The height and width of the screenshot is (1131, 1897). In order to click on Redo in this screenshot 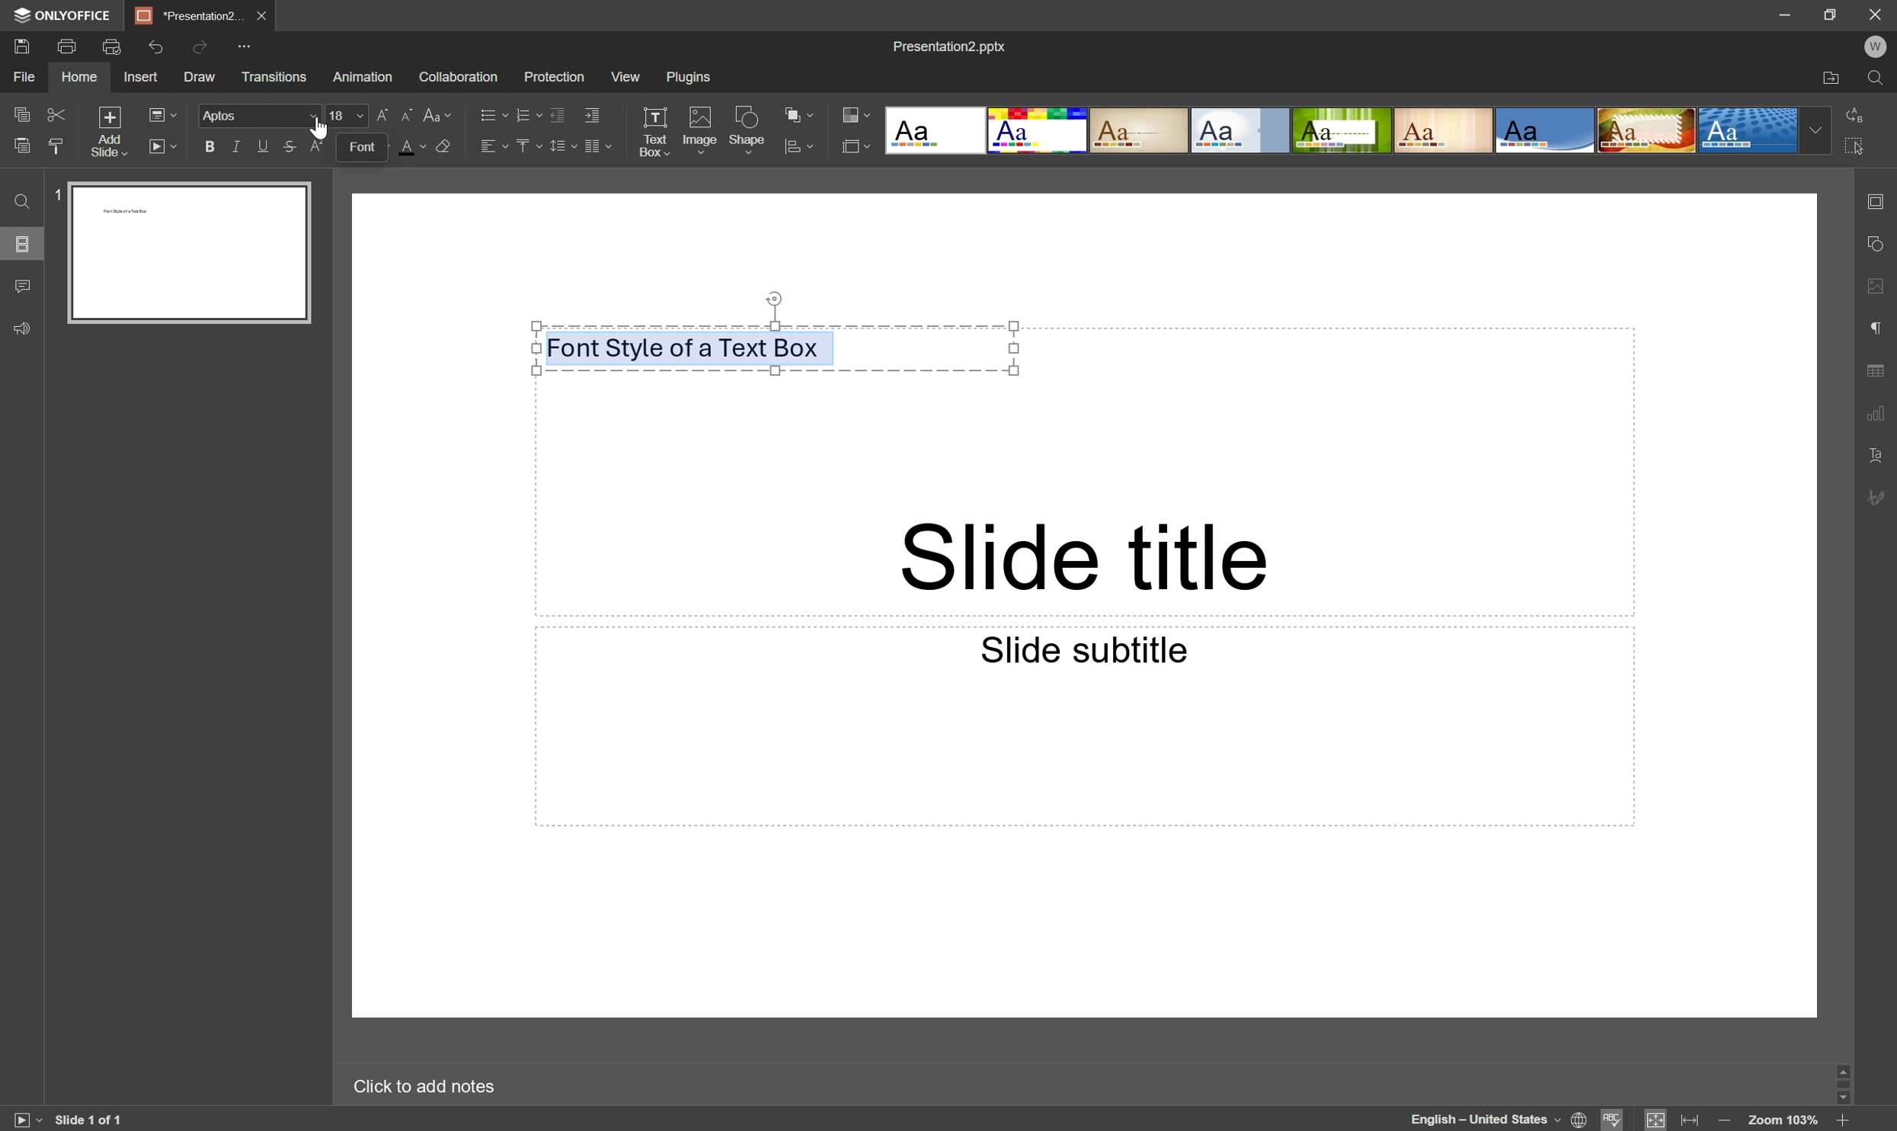, I will do `click(203, 49)`.